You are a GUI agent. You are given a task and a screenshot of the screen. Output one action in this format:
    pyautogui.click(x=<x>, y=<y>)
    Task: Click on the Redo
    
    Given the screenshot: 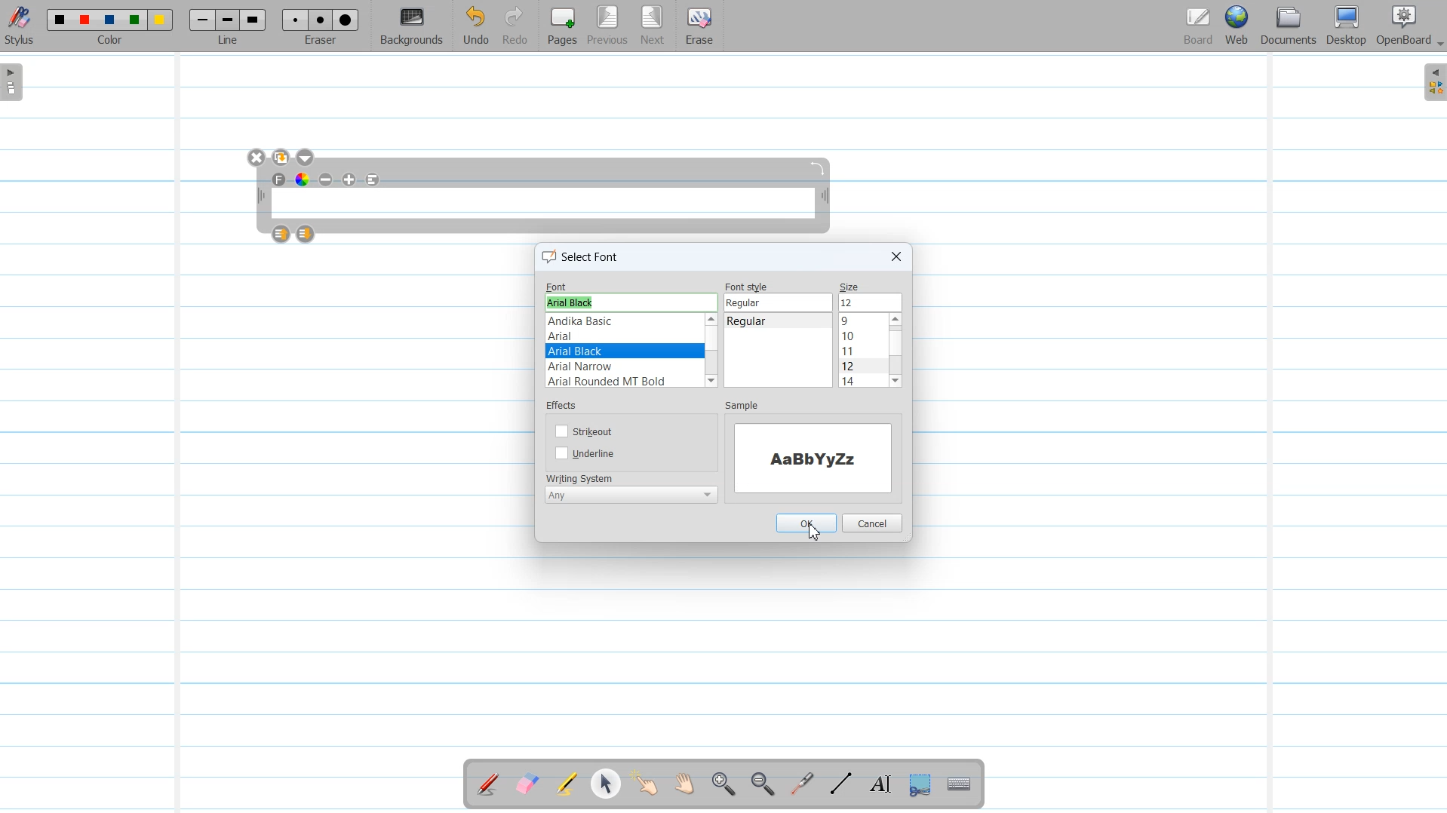 What is the action you would take?
    pyautogui.click(x=515, y=26)
    